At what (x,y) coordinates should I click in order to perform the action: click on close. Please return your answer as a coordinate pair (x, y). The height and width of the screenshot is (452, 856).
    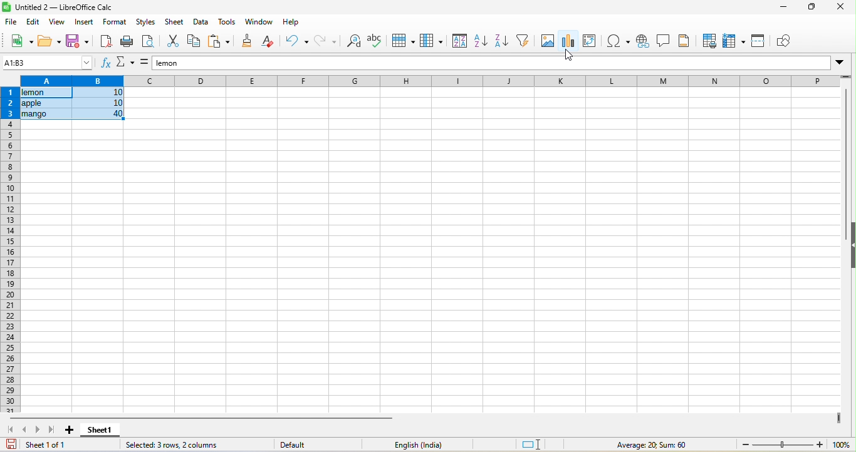
    Looking at the image, I should click on (838, 8).